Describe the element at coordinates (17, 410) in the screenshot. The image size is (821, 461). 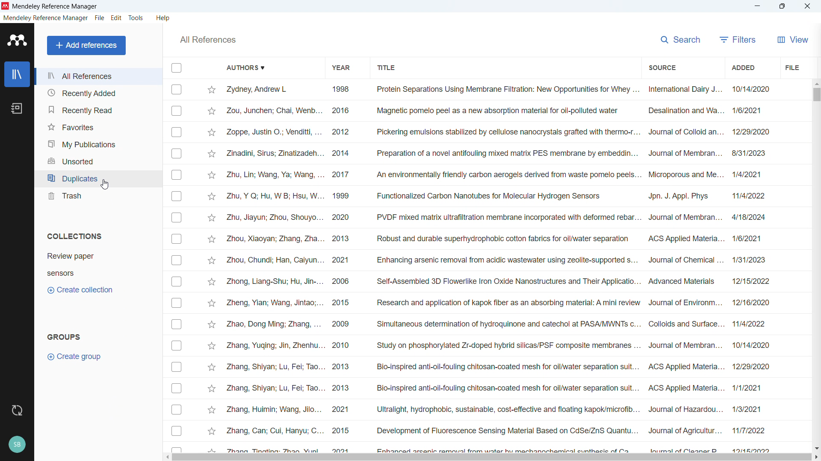
I see `sync` at that location.